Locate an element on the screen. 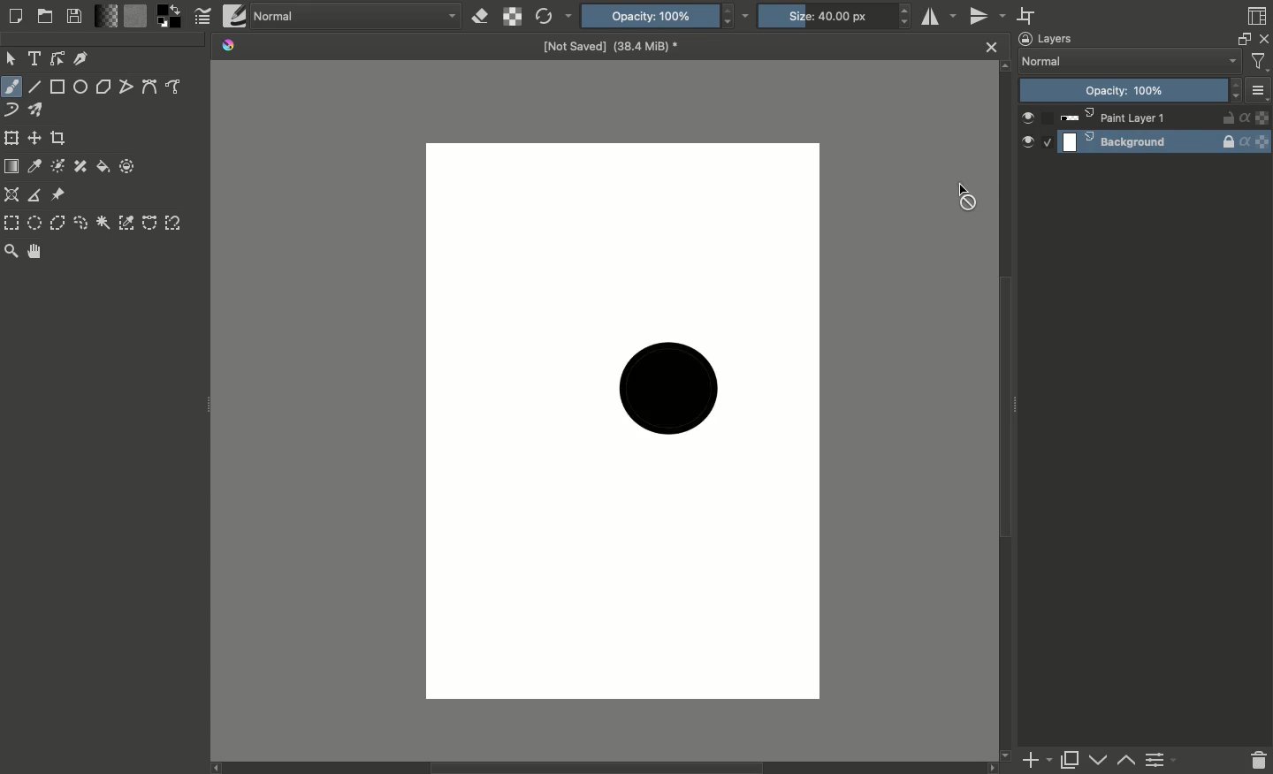 This screenshot has height=774, width=1273. Elliptical selection tool is located at coordinates (36, 224).